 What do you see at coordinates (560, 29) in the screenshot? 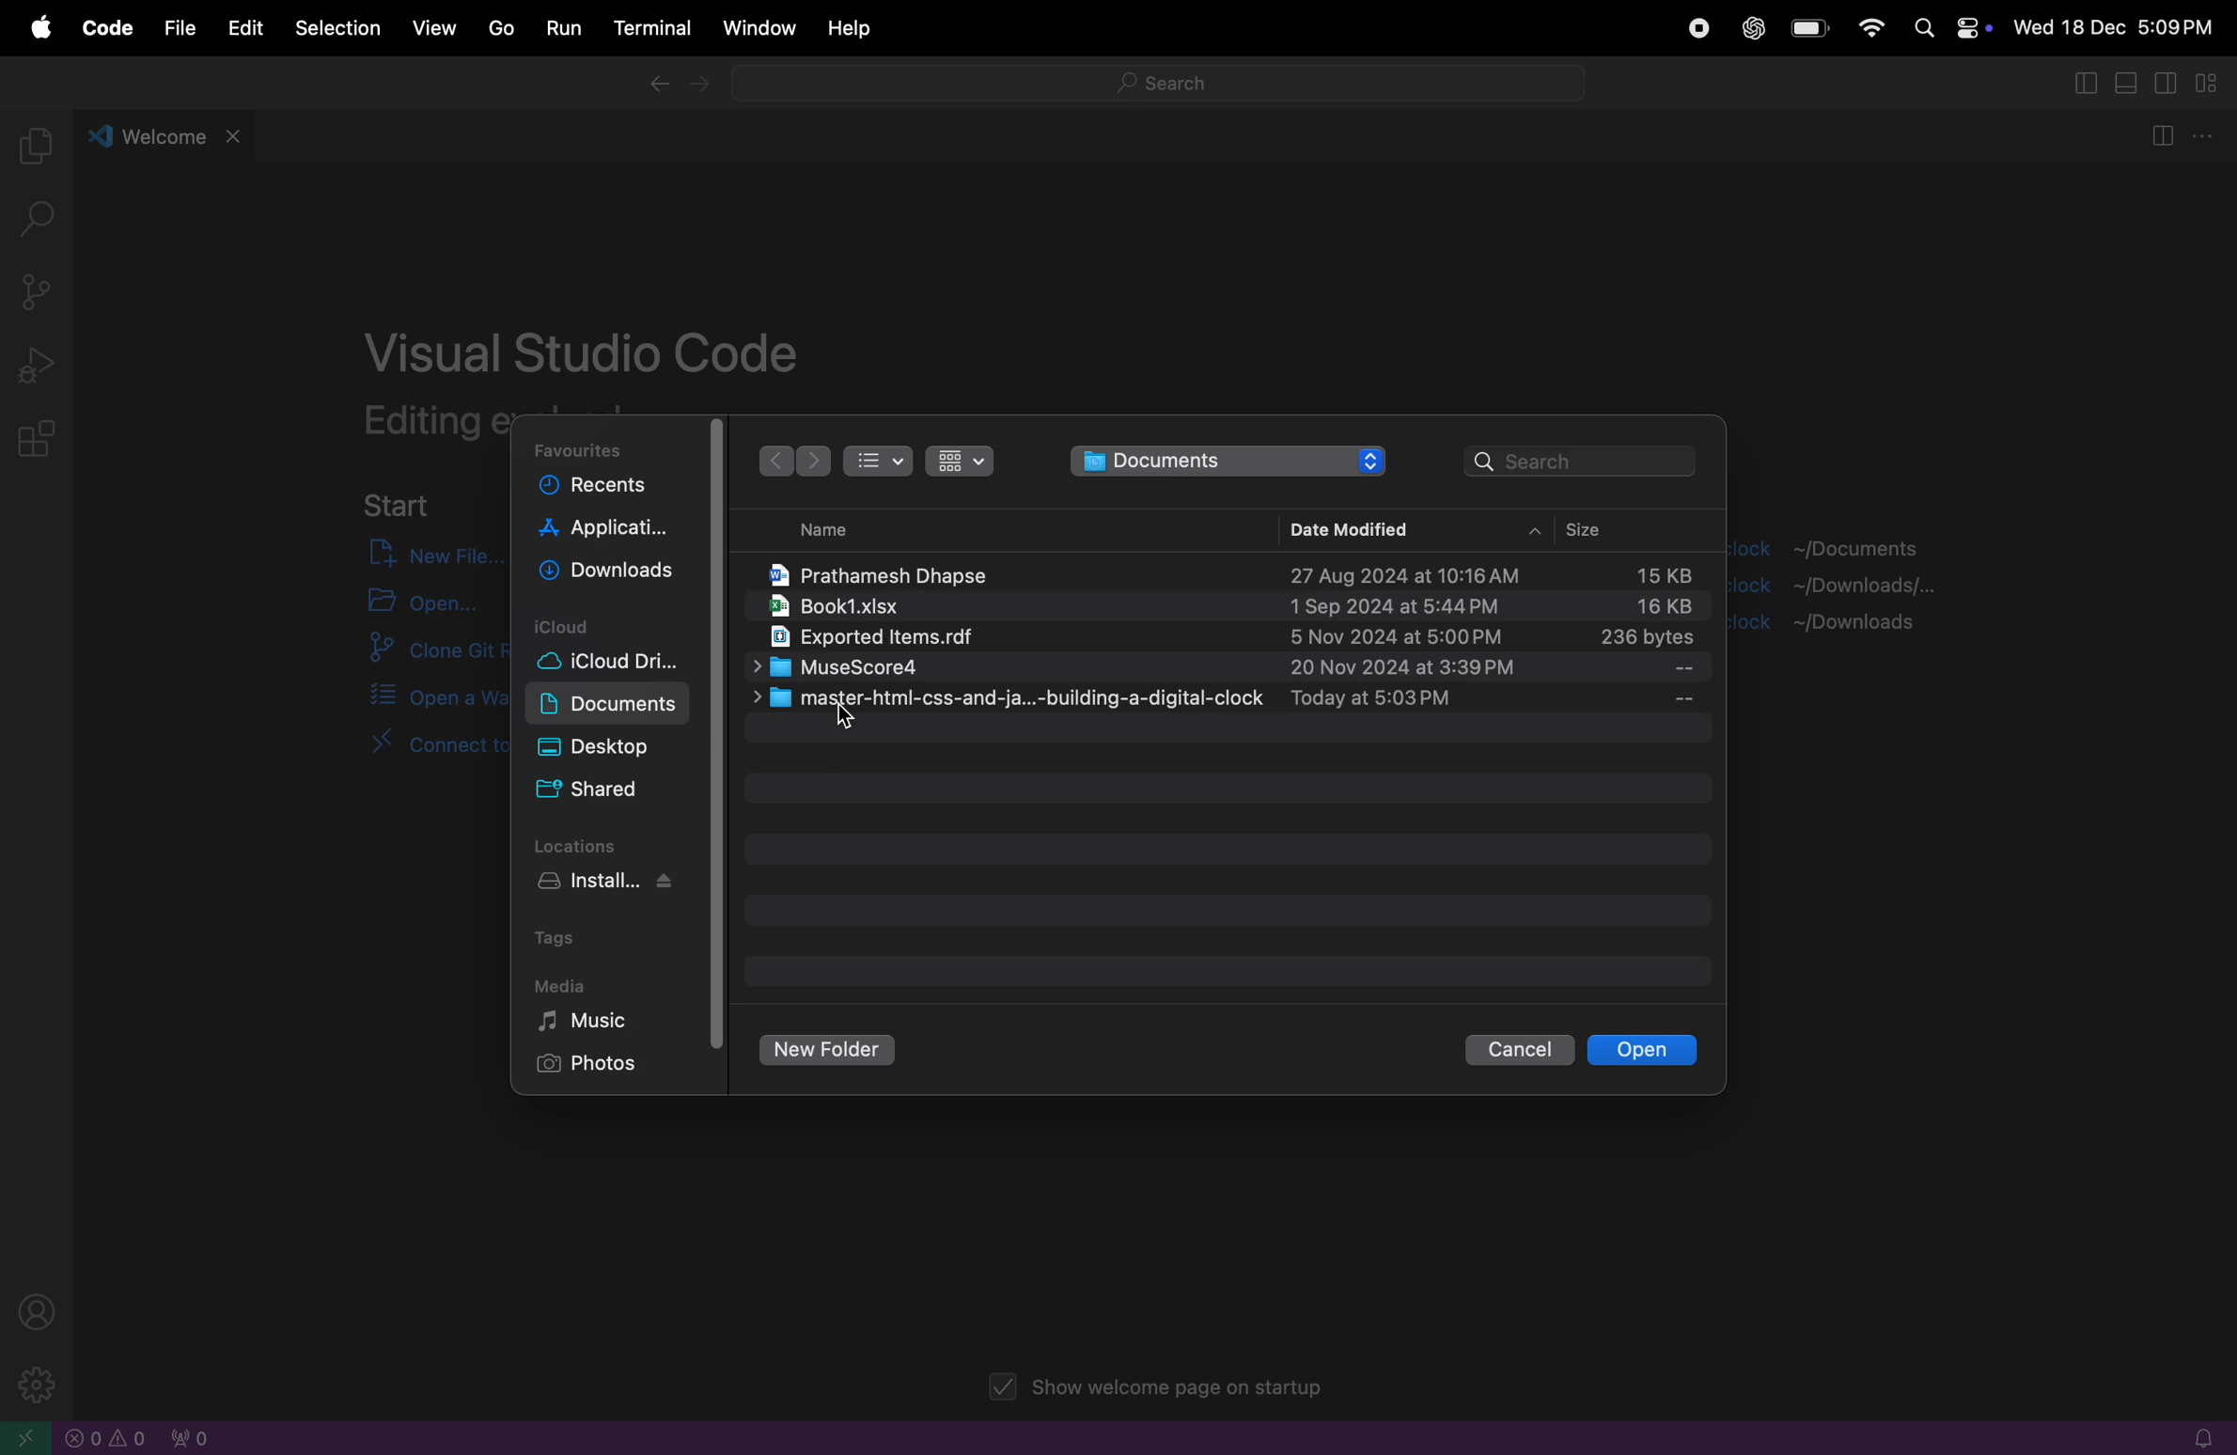
I see `Run` at bounding box center [560, 29].